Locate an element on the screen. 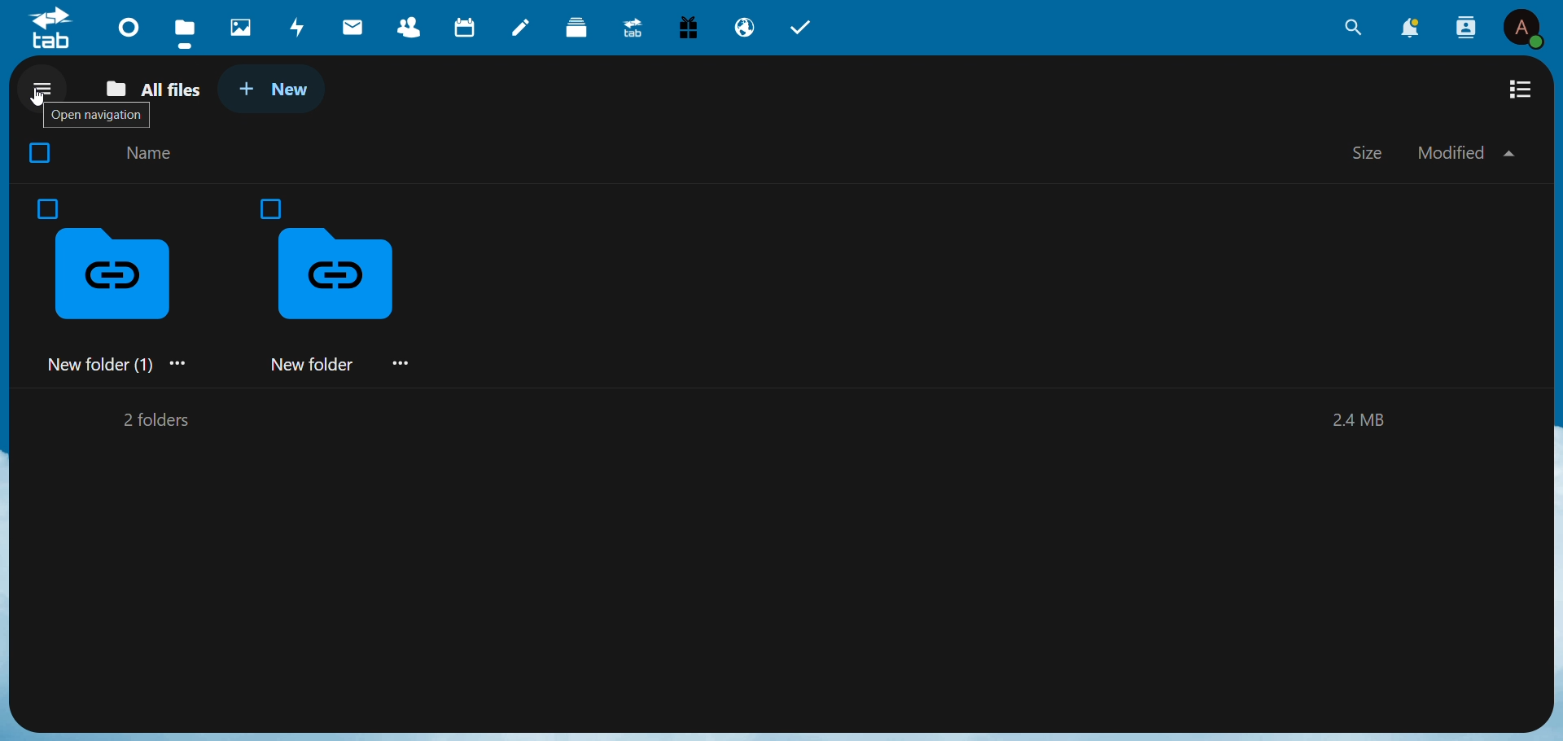 The image size is (1563, 741). actiivity is located at coordinates (299, 26).